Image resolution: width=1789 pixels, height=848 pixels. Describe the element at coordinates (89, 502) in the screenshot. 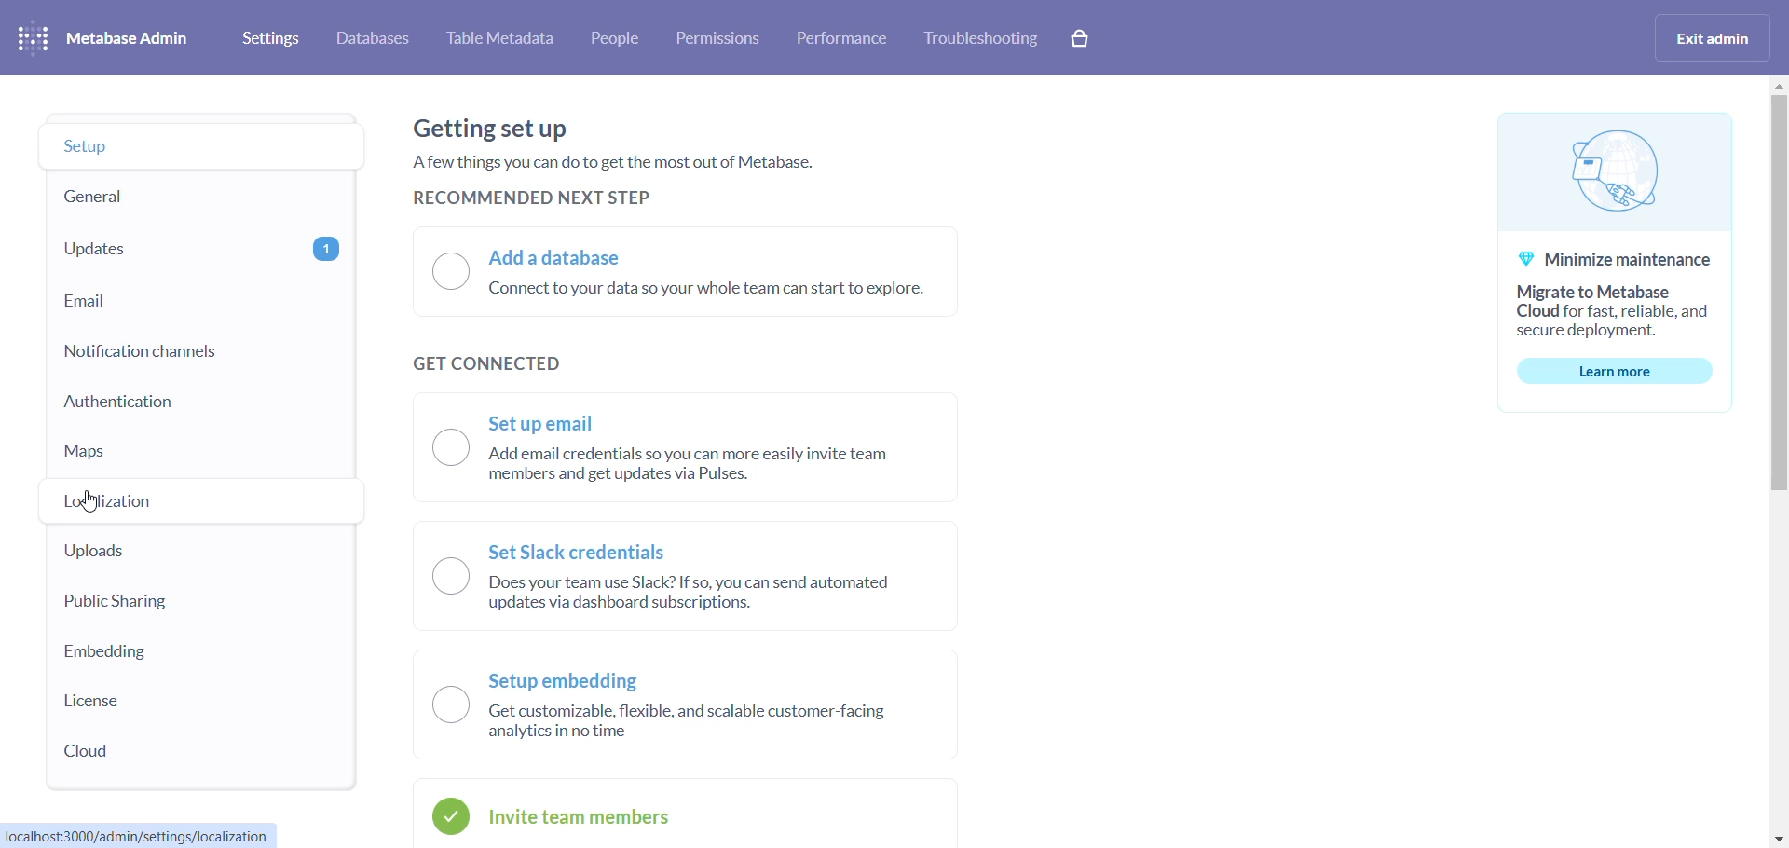

I see `cursor` at that location.